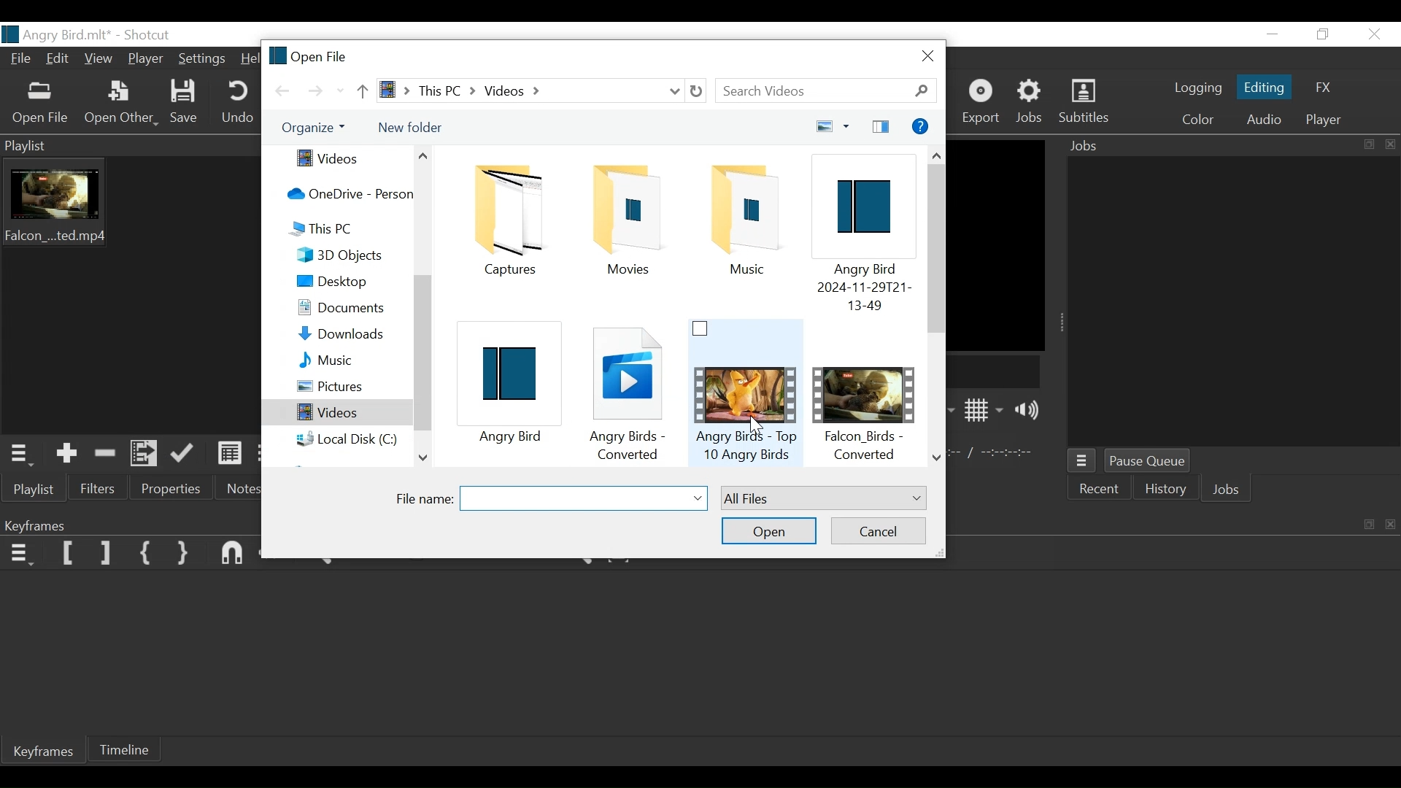 The height and width of the screenshot is (788, 1401). Describe the element at coordinates (1227, 490) in the screenshot. I see `Jobs` at that location.